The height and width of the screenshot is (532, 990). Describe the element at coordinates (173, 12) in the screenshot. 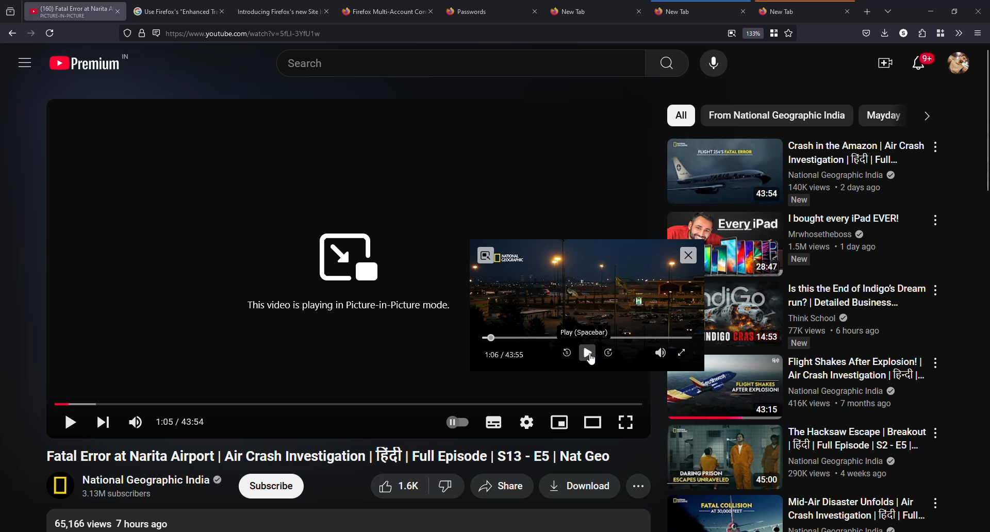

I see `Use Firefox tab` at that location.